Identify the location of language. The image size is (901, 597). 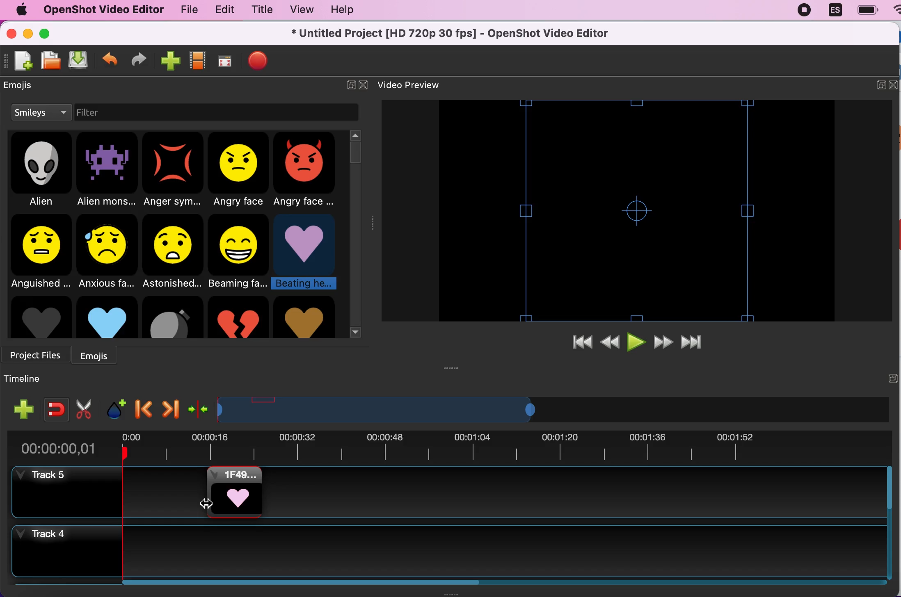
(832, 10).